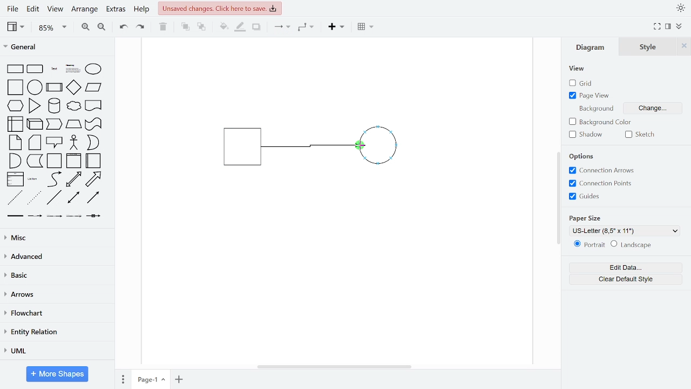 This screenshot has height=389, width=691. I want to click on clear default style, so click(626, 279).